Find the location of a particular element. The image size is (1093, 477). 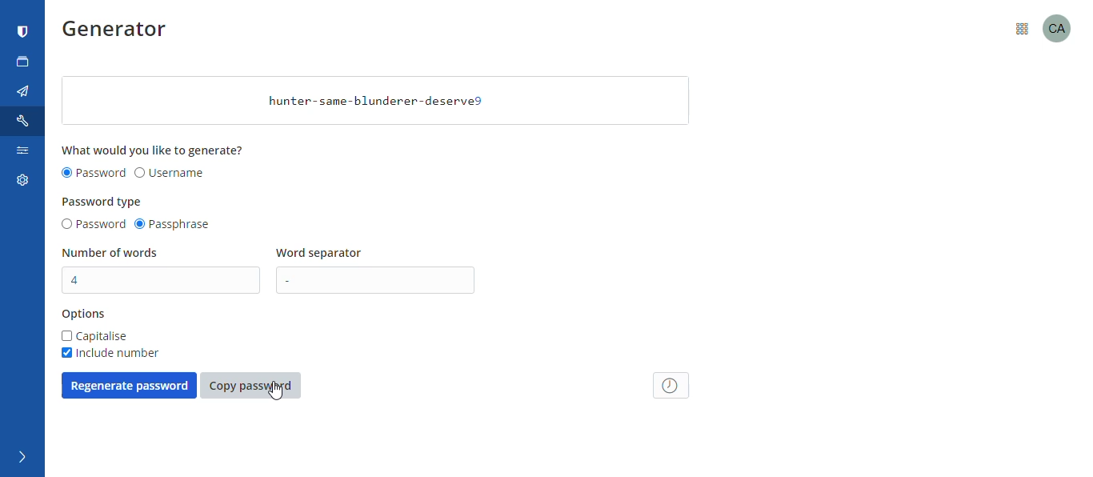

settings is located at coordinates (20, 183).